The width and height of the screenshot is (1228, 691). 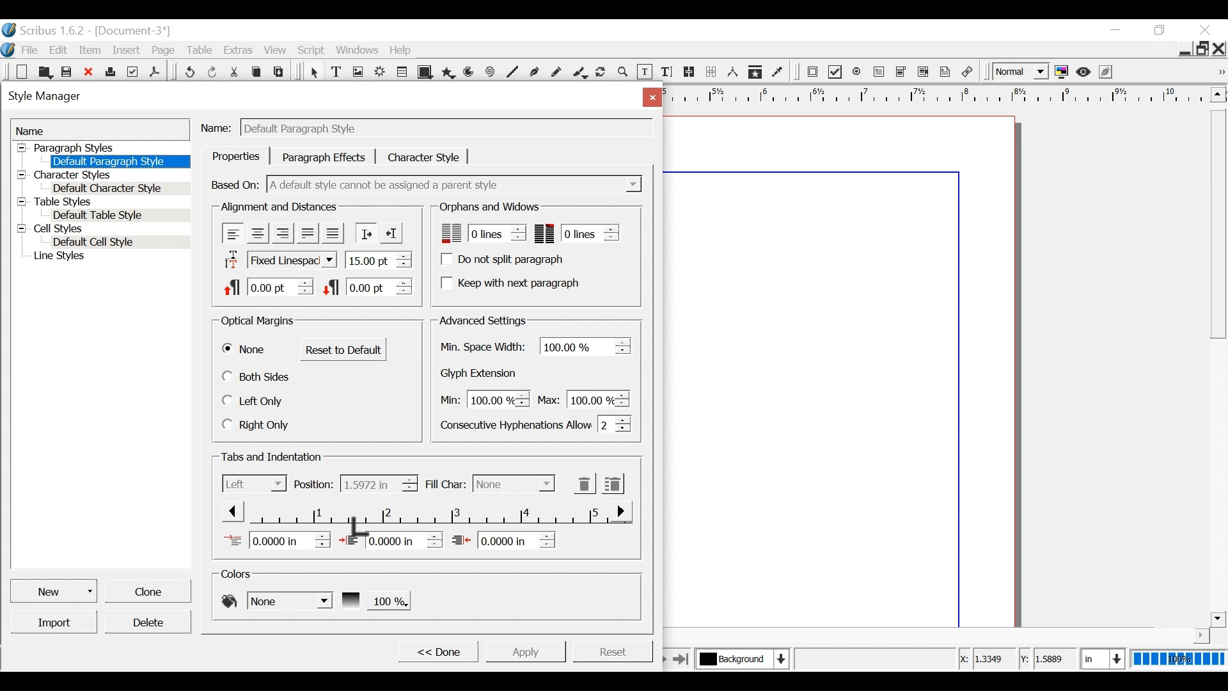 What do you see at coordinates (581, 398) in the screenshot?
I see `Maximum` at bounding box center [581, 398].